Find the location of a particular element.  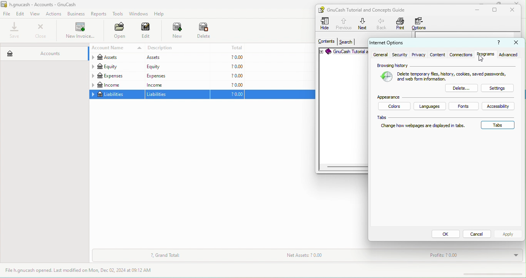

actions is located at coordinates (55, 14).